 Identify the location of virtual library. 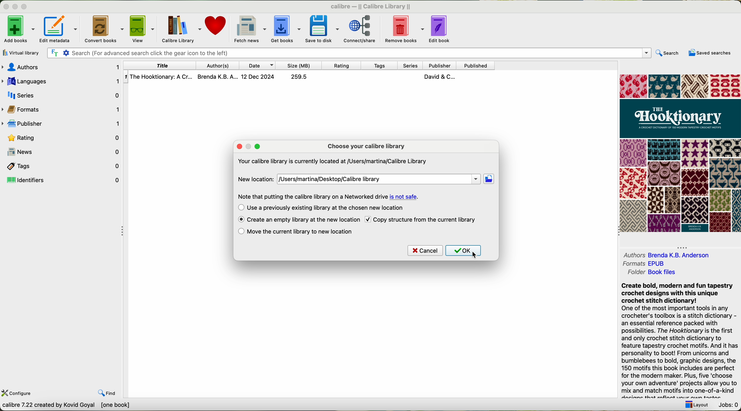
(20, 53).